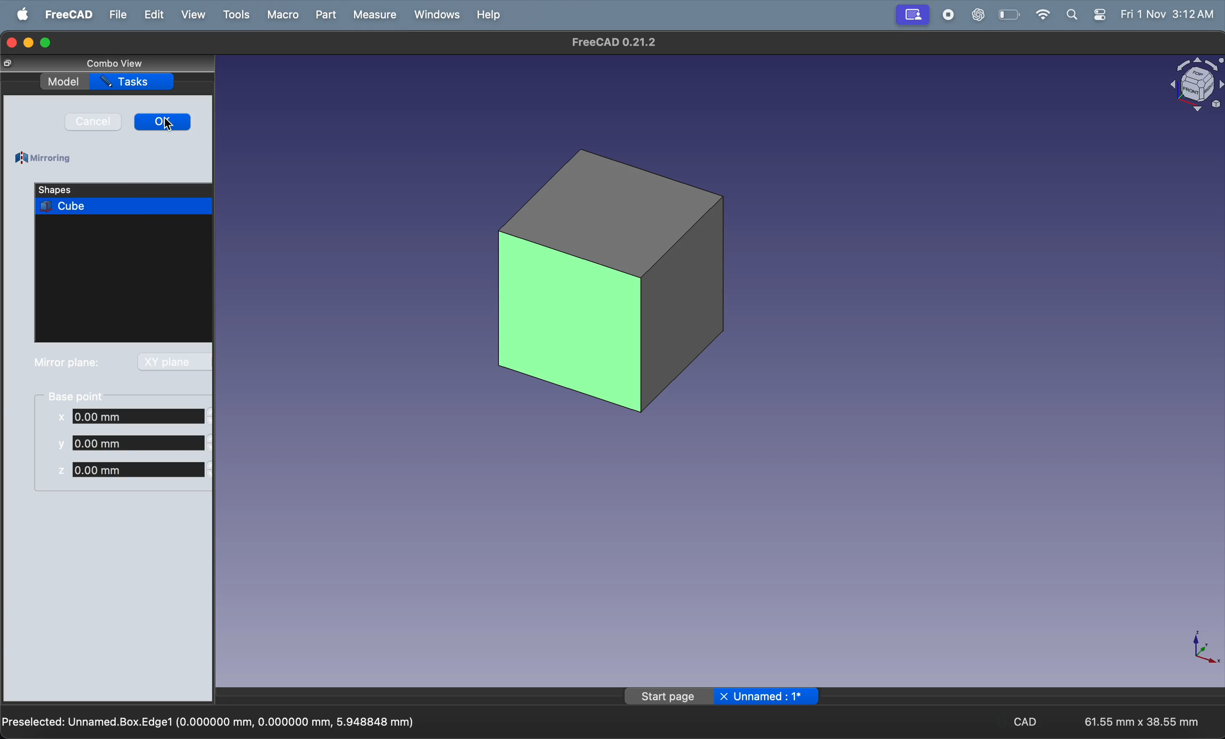 The image size is (1225, 739). What do you see at coordinates (1142, 722) in the screenshot?
I see `61.55 mm x 38.55 mm` at bounding box center [1142, 722].